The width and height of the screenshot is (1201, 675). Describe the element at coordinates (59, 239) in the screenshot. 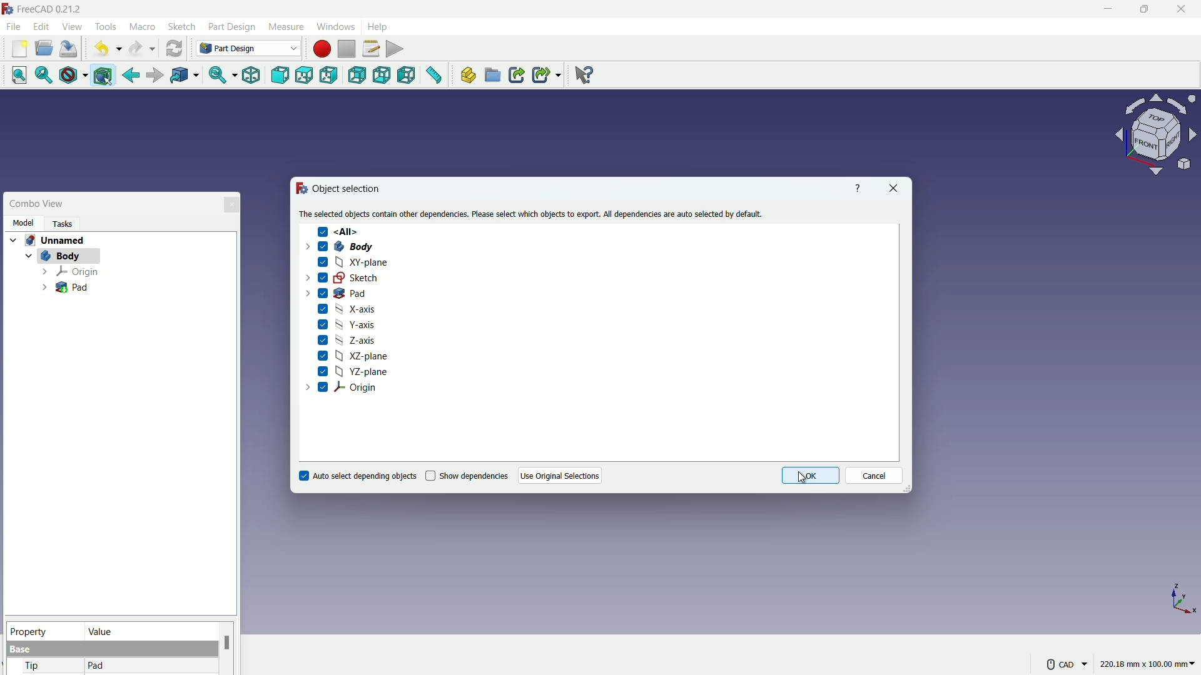

I see `Unnamed` at that location.